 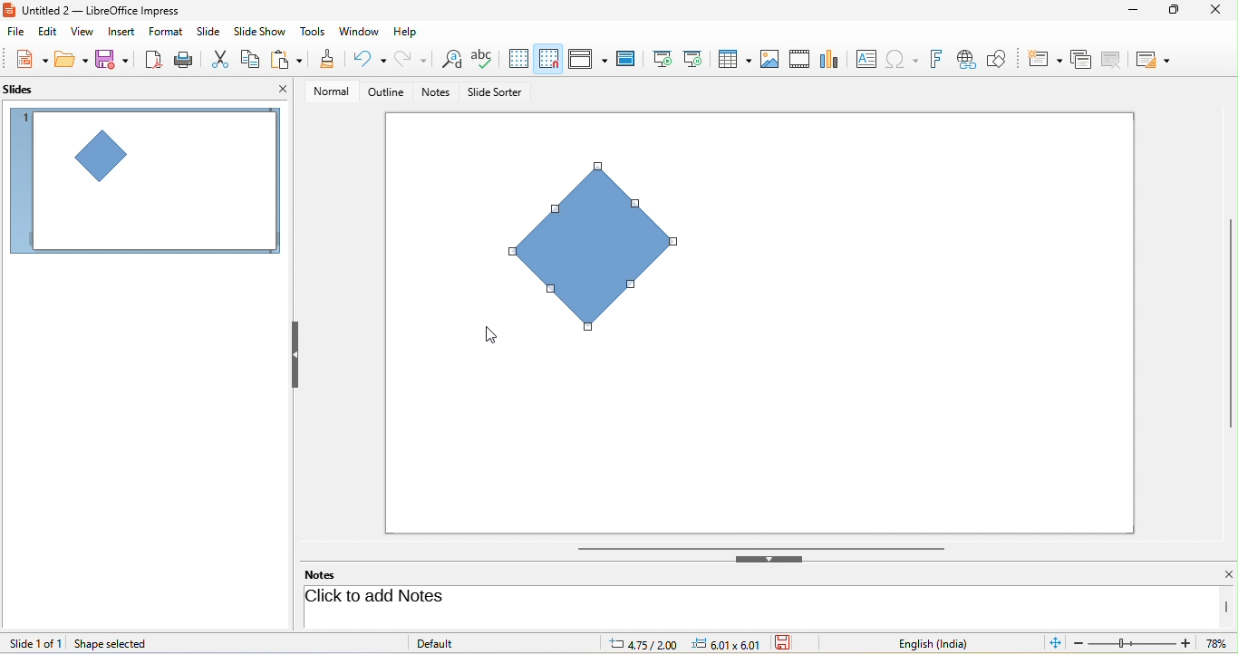 What do you see at coordinates (80, 31) in the screenshot?
I see `view` at bounding box center [80, 31].